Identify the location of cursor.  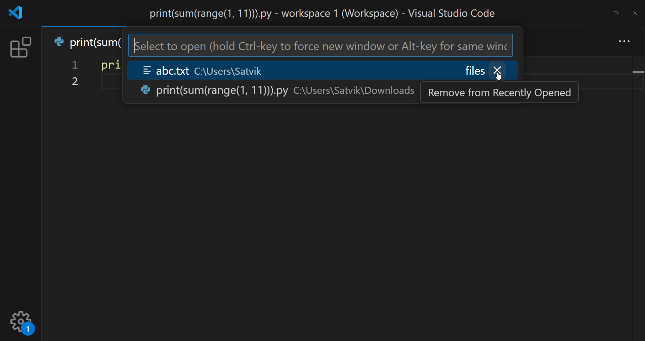
(500, 78).